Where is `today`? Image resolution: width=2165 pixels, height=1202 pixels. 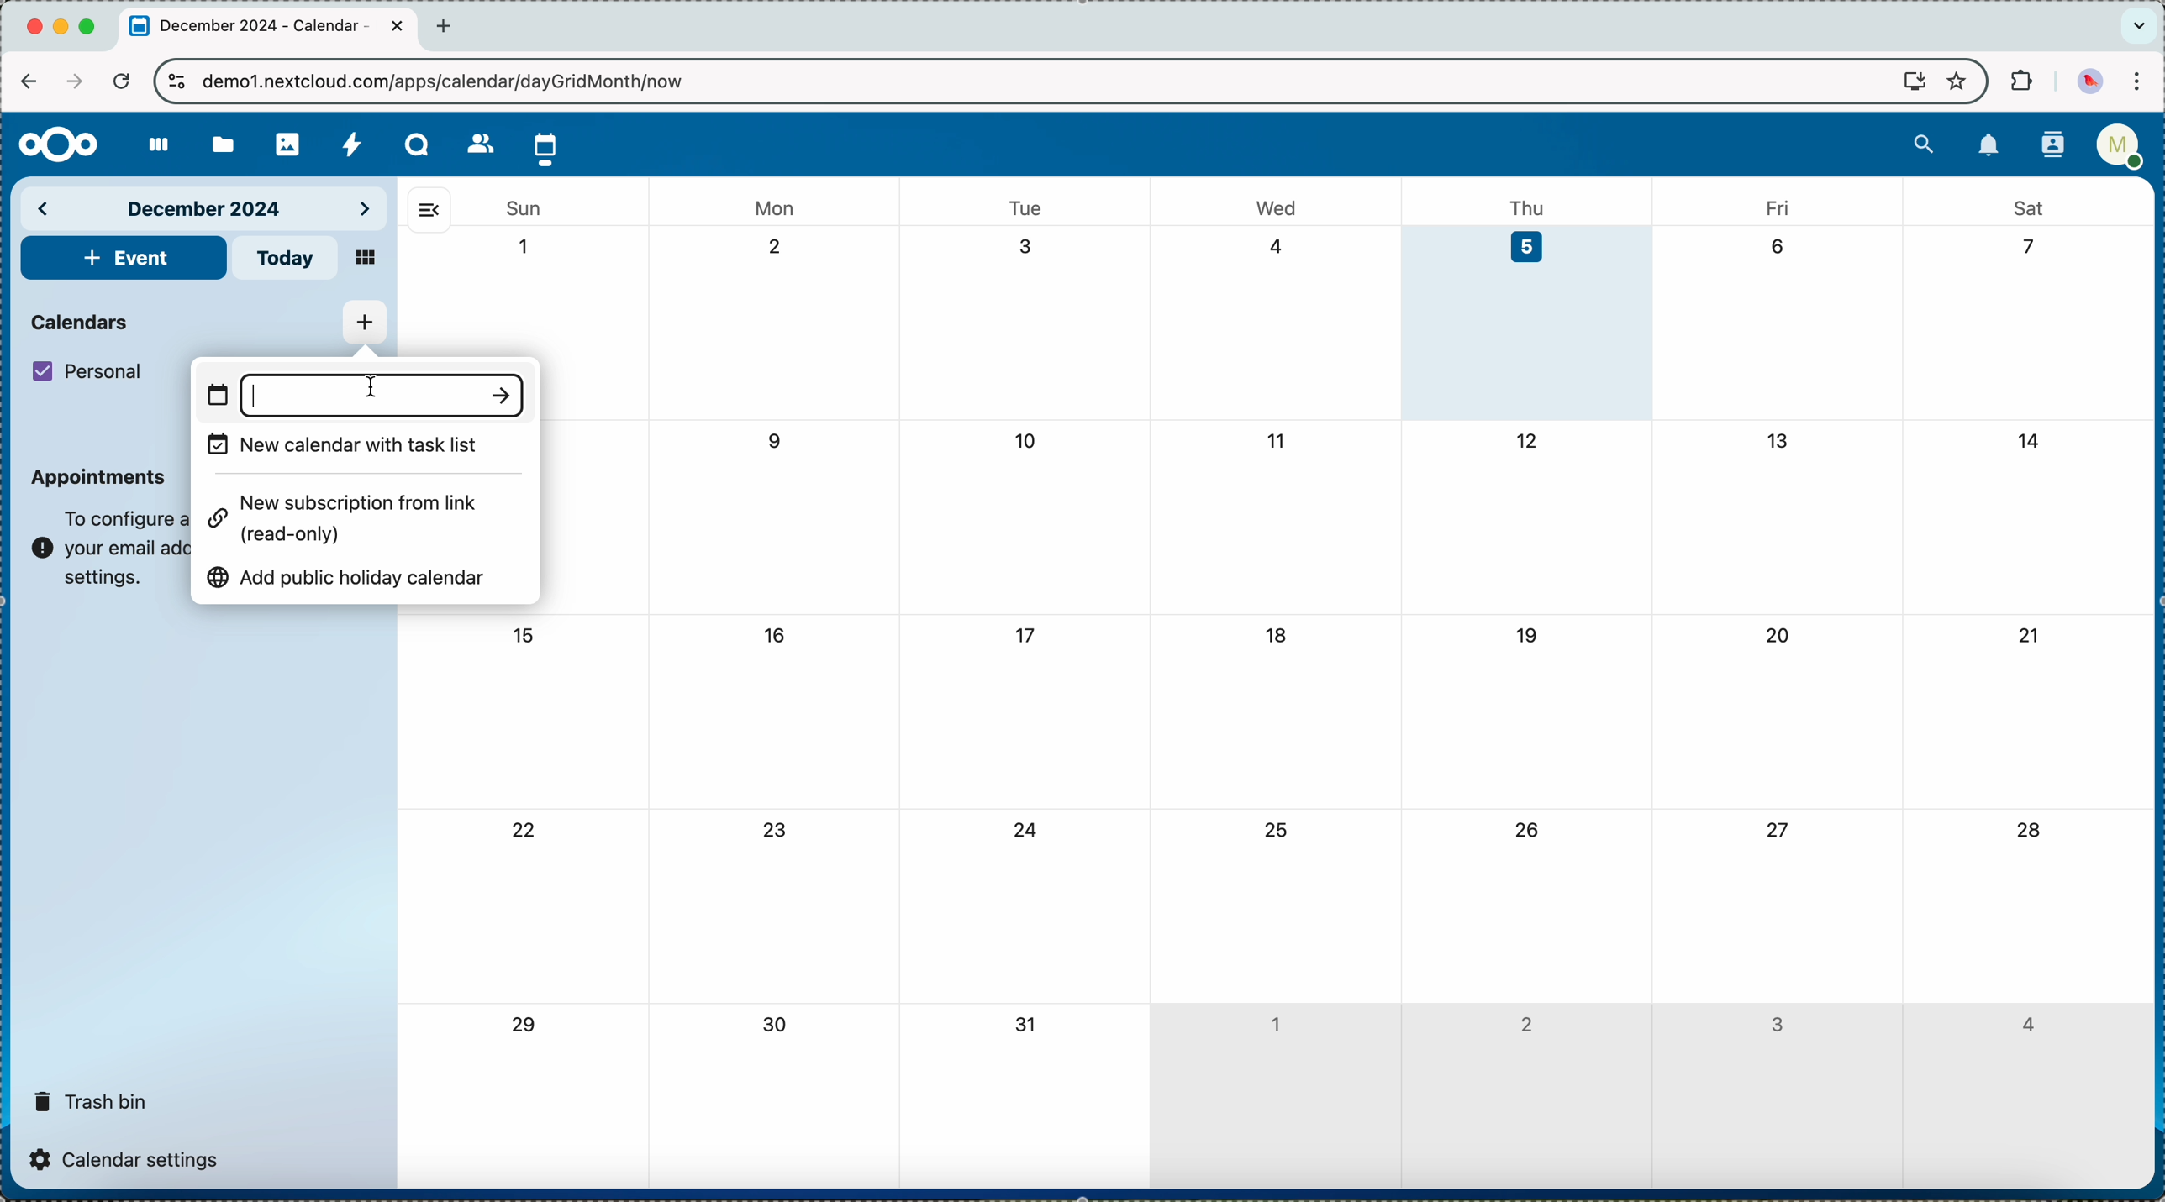
today is located at coordinates (287, 258).